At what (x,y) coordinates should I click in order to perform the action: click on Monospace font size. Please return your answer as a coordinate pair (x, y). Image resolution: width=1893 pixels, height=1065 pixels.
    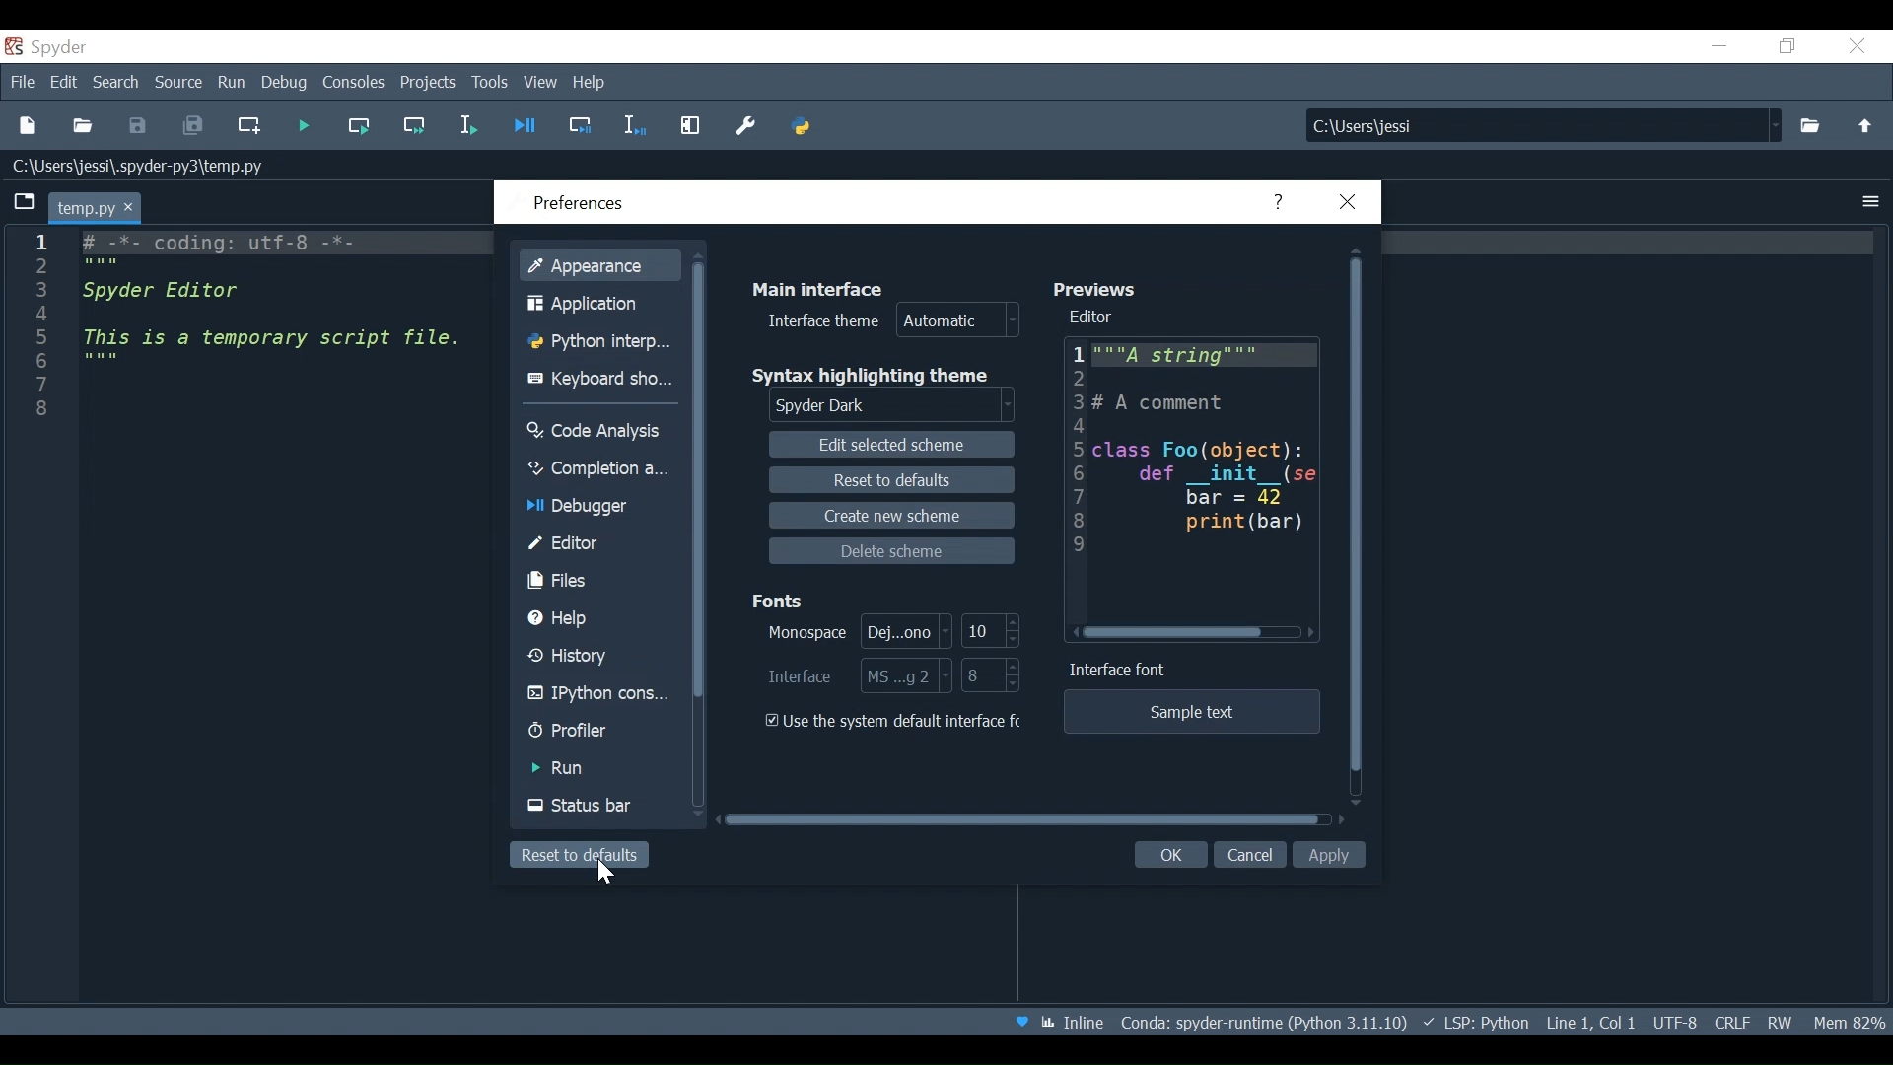
    Looking at the image, I should click on (991, 633).